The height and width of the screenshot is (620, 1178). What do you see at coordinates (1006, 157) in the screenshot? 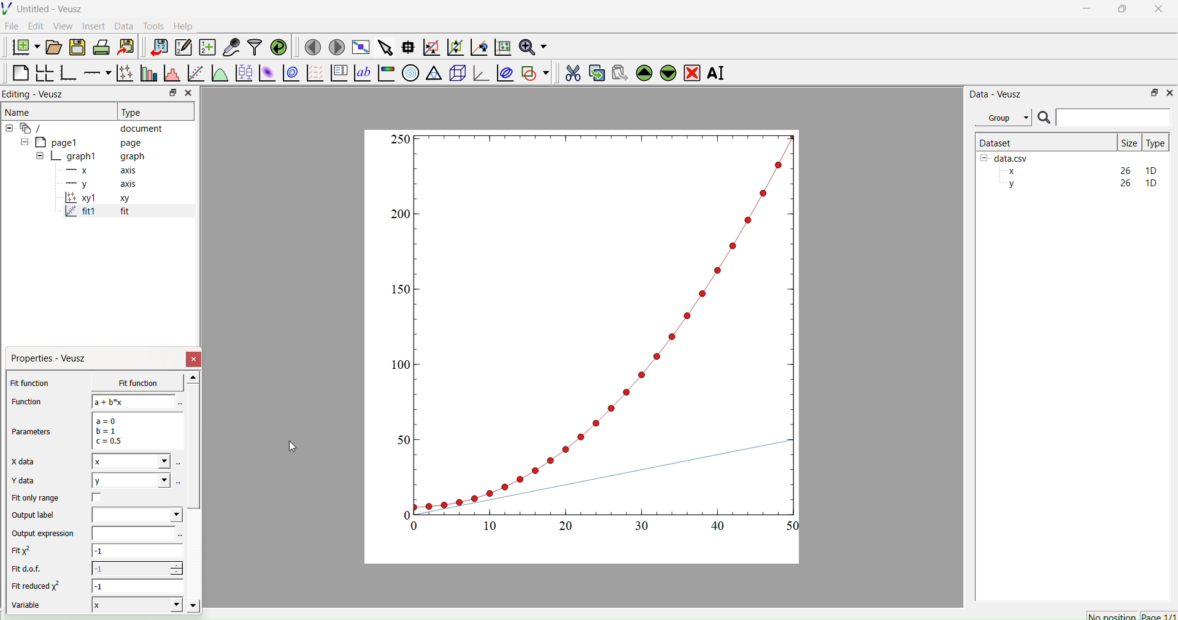
I see `data.csv` at bounding box center [1006, 157].